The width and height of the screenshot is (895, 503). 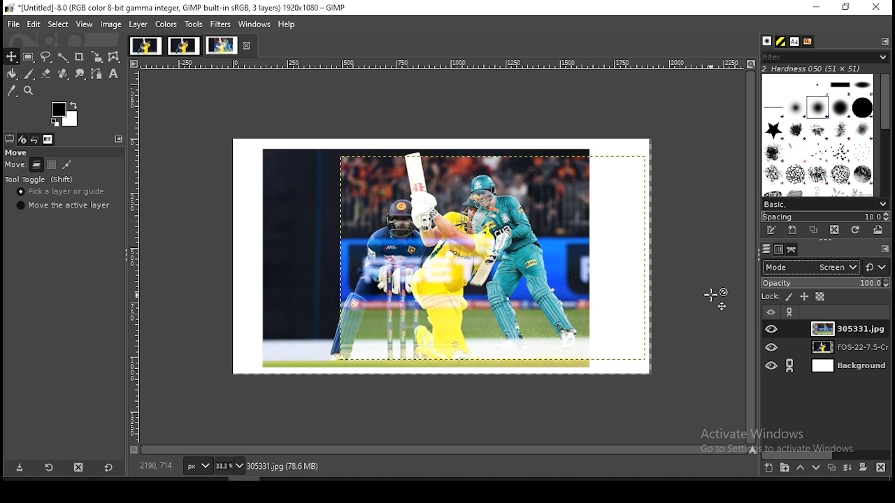 I want to click on duplicate this brush, so click(x=815, y=230).